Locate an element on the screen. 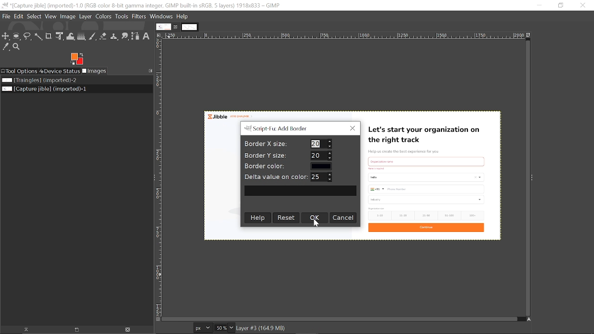 This screenshot has width=594, height=334. Vertical label is located at coordinates (160, 177).